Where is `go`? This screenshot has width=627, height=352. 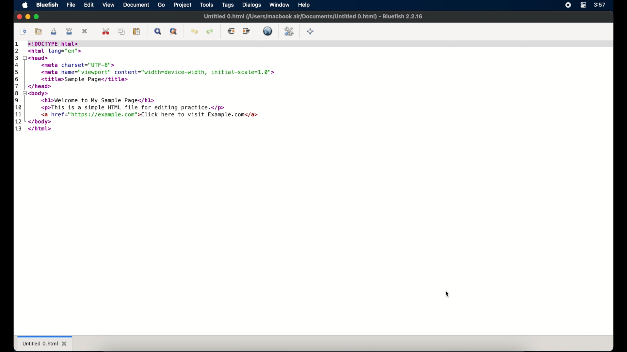 go is located at coordinates (161, 5).